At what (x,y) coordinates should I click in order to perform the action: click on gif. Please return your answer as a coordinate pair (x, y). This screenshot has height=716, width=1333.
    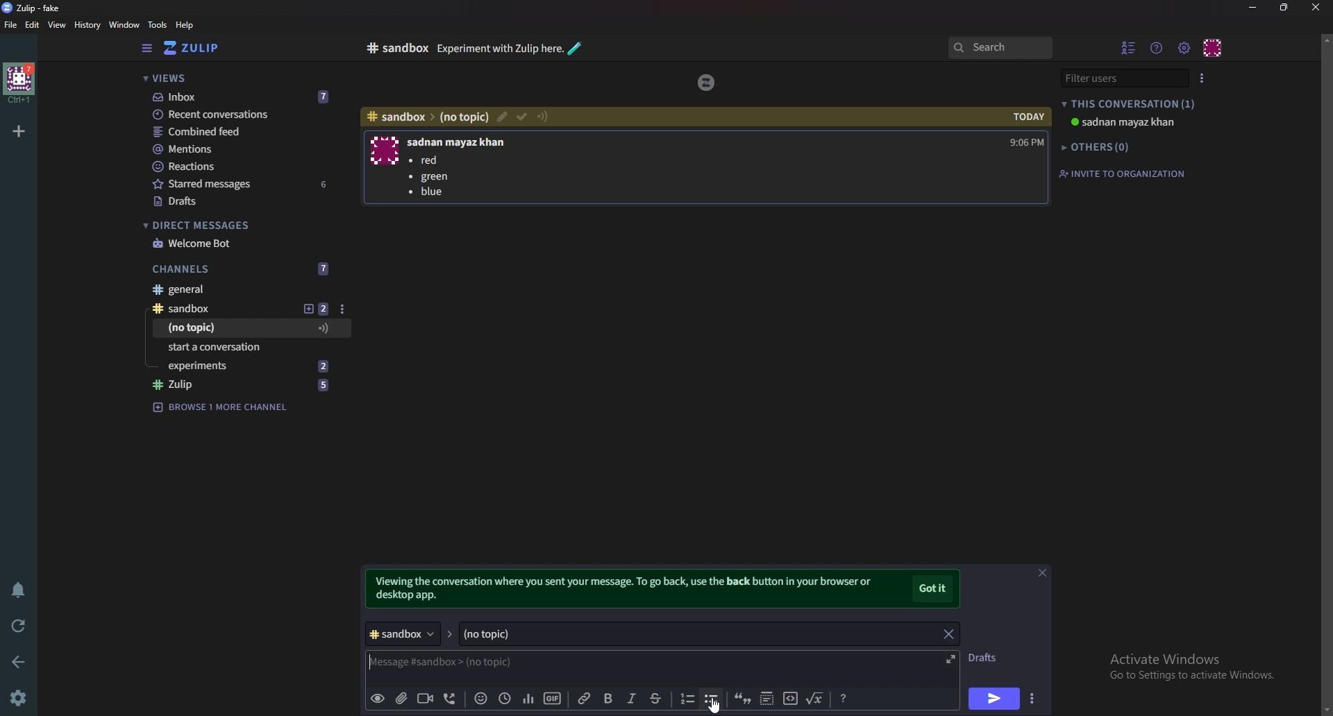
    Looking at the image, I should click on (553, 698).